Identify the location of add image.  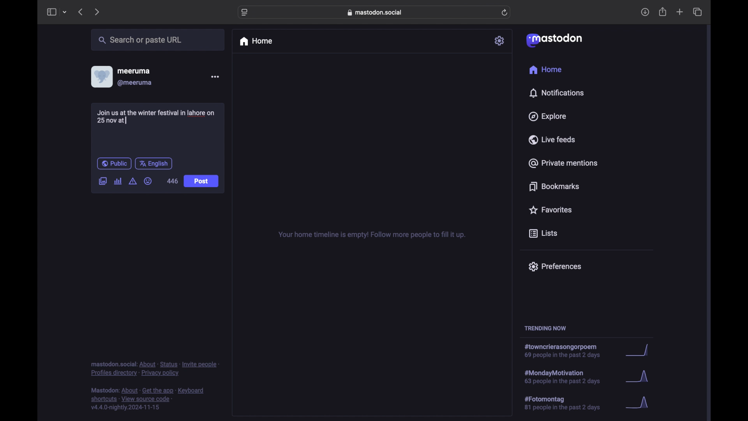
(102, 182).